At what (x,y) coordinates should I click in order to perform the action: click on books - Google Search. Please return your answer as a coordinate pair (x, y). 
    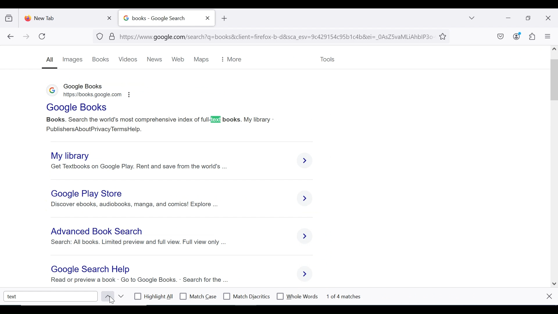
    Looking at the image, I should click on (160, 18).